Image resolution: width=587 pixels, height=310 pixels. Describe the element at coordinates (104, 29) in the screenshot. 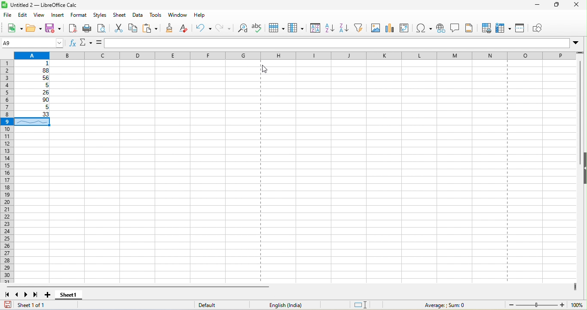

I see `print preview` at that location.